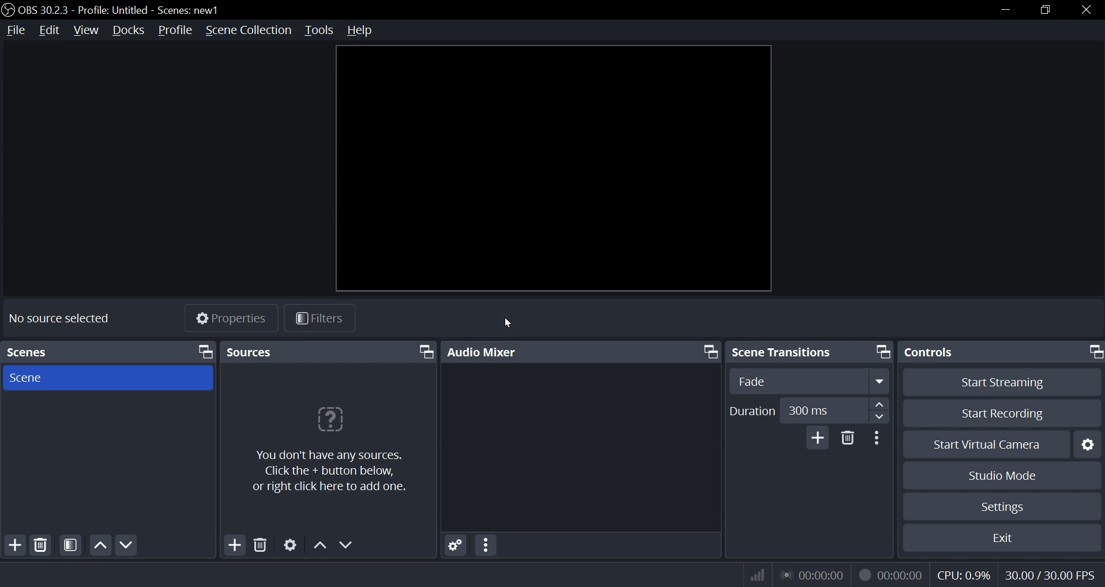 Image resolution: width=1105 pixels, height=587 pixels. Describe the element at coordinates (328, 317) in the screenshot. I see `filters` at that location.